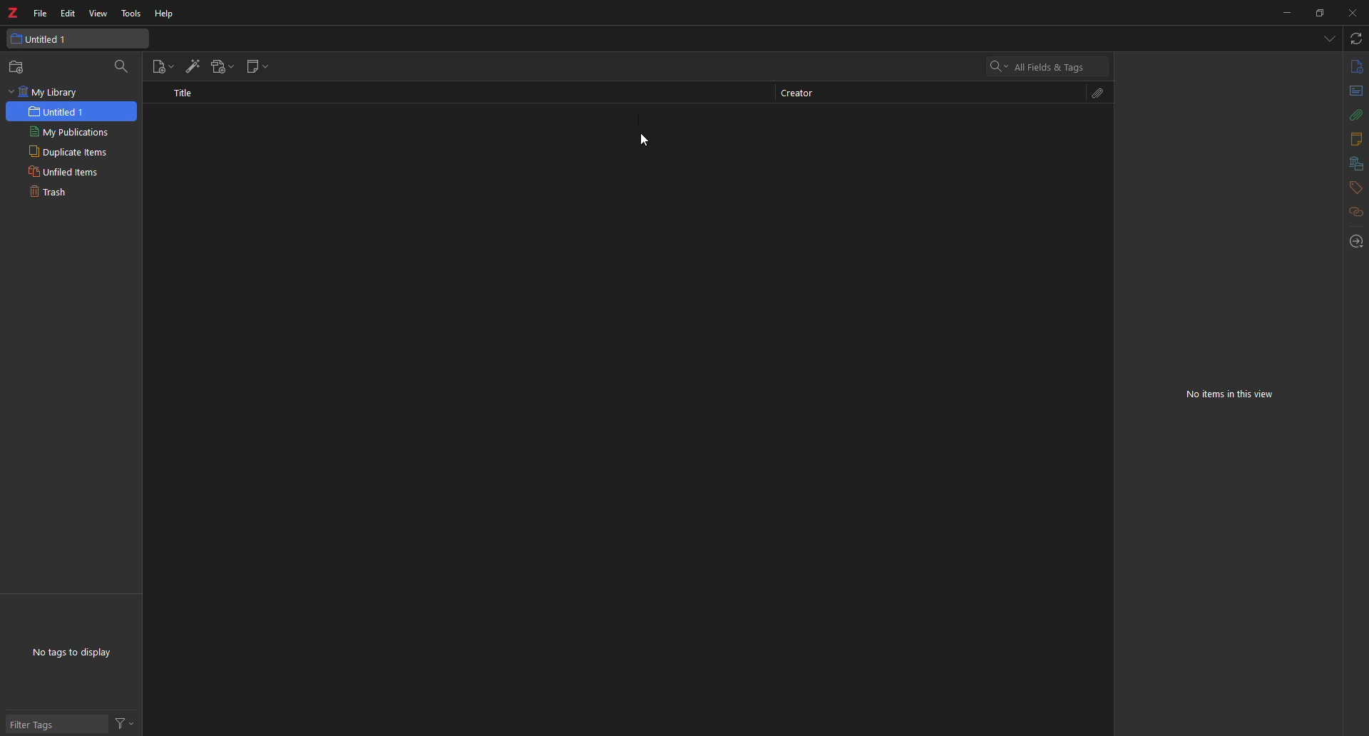 Image resolution: width=1369 pixels, height=736 pixels. I want to click on attach, so click(1100, 96).